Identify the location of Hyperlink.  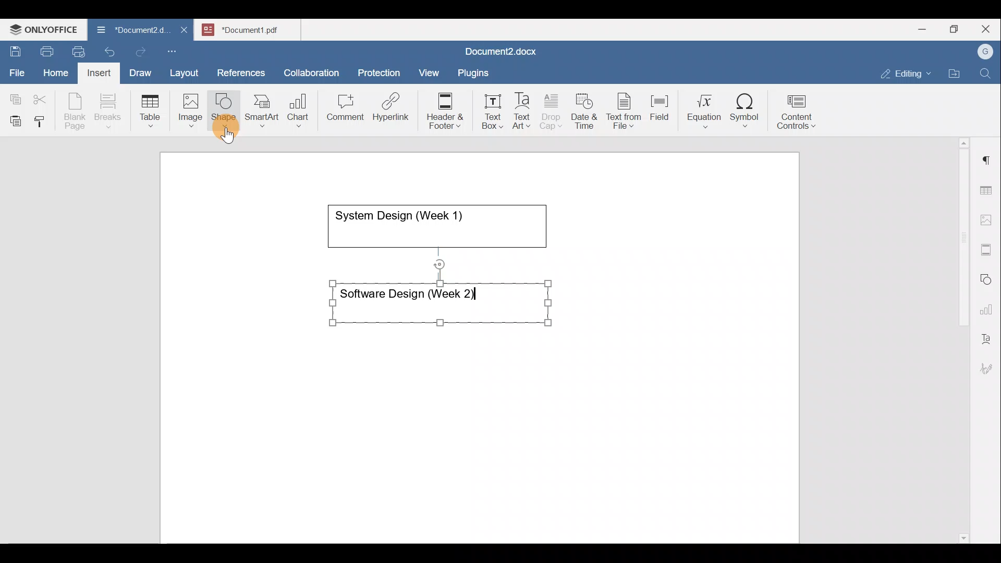
(394, 110).